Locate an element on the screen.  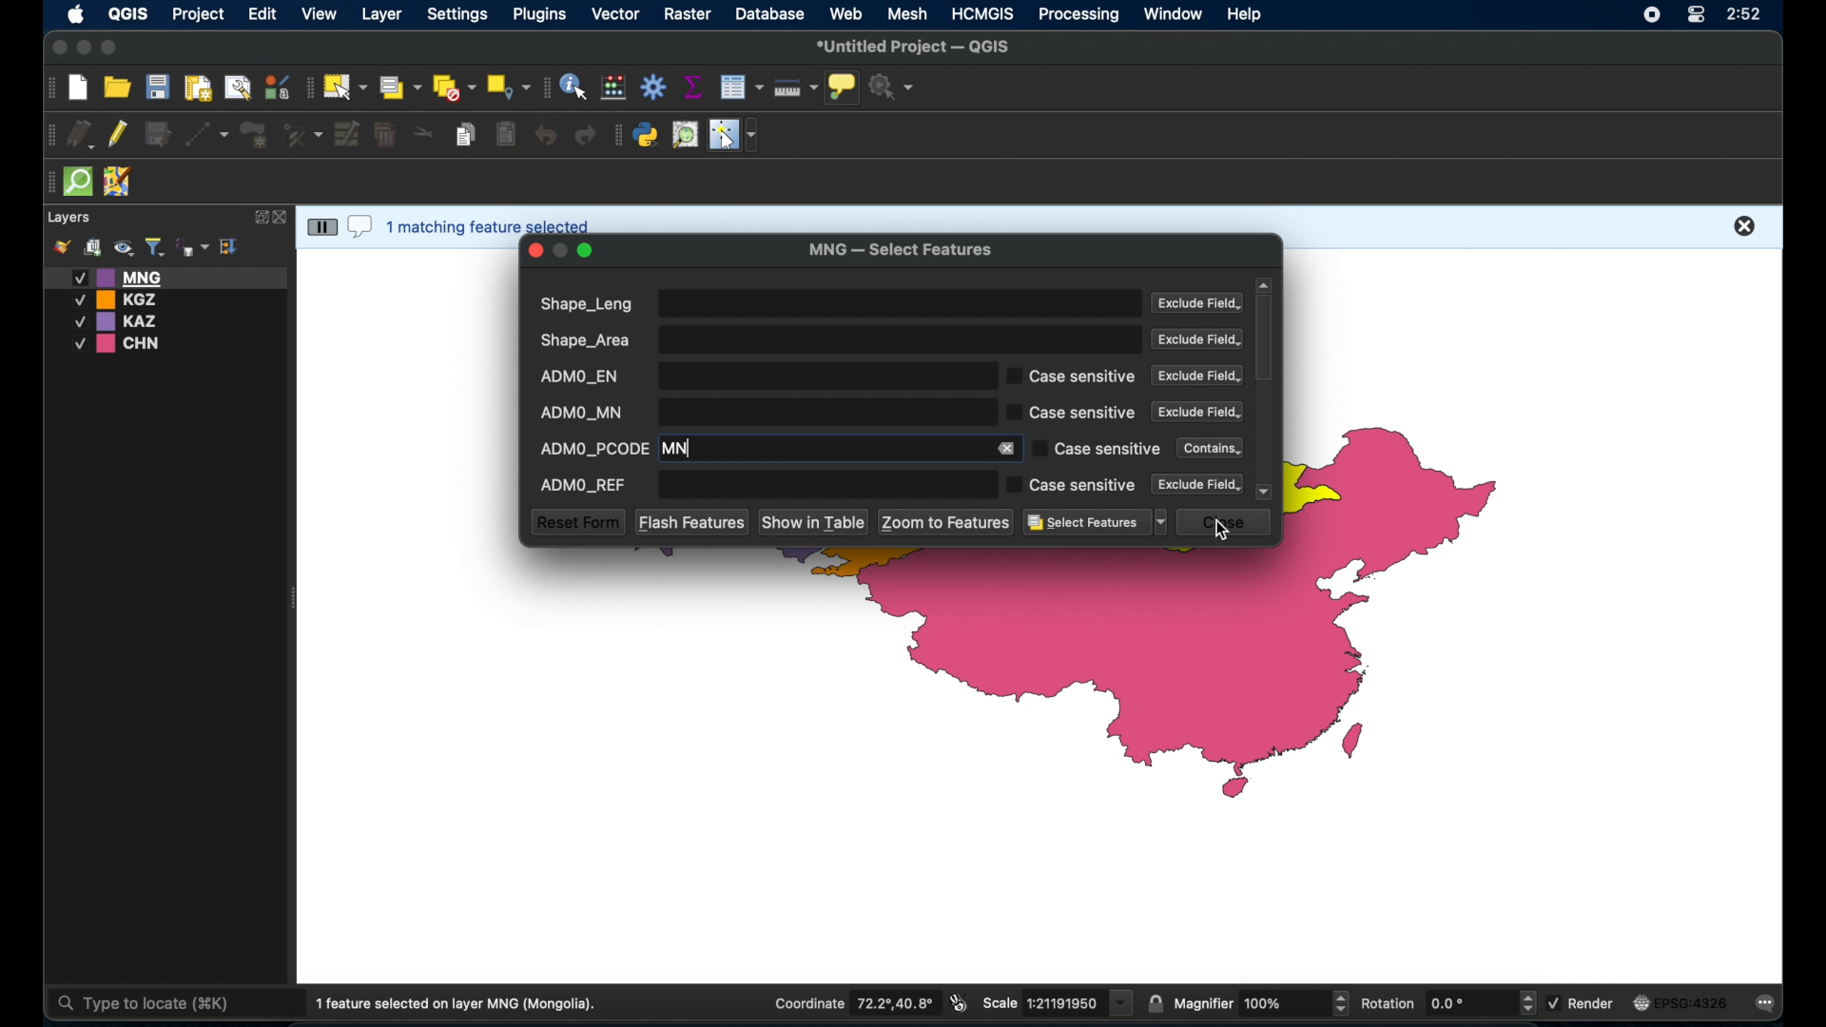
zoom to features is located at coordinates (947, 522).